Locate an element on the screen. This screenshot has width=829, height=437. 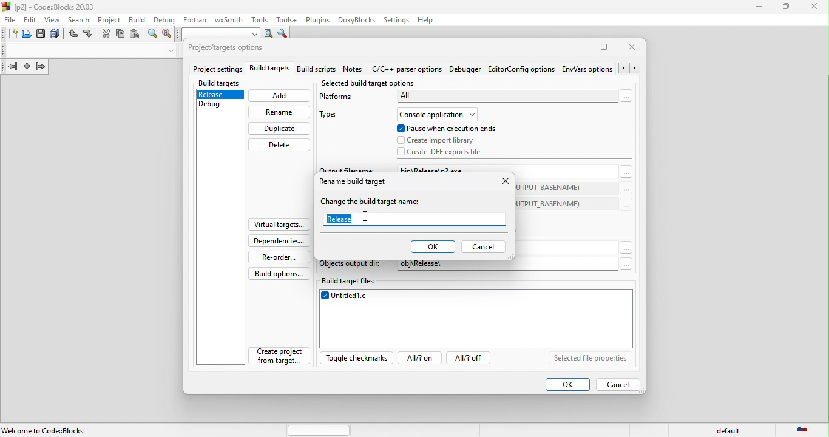
view is located at coordinates (54, 19).